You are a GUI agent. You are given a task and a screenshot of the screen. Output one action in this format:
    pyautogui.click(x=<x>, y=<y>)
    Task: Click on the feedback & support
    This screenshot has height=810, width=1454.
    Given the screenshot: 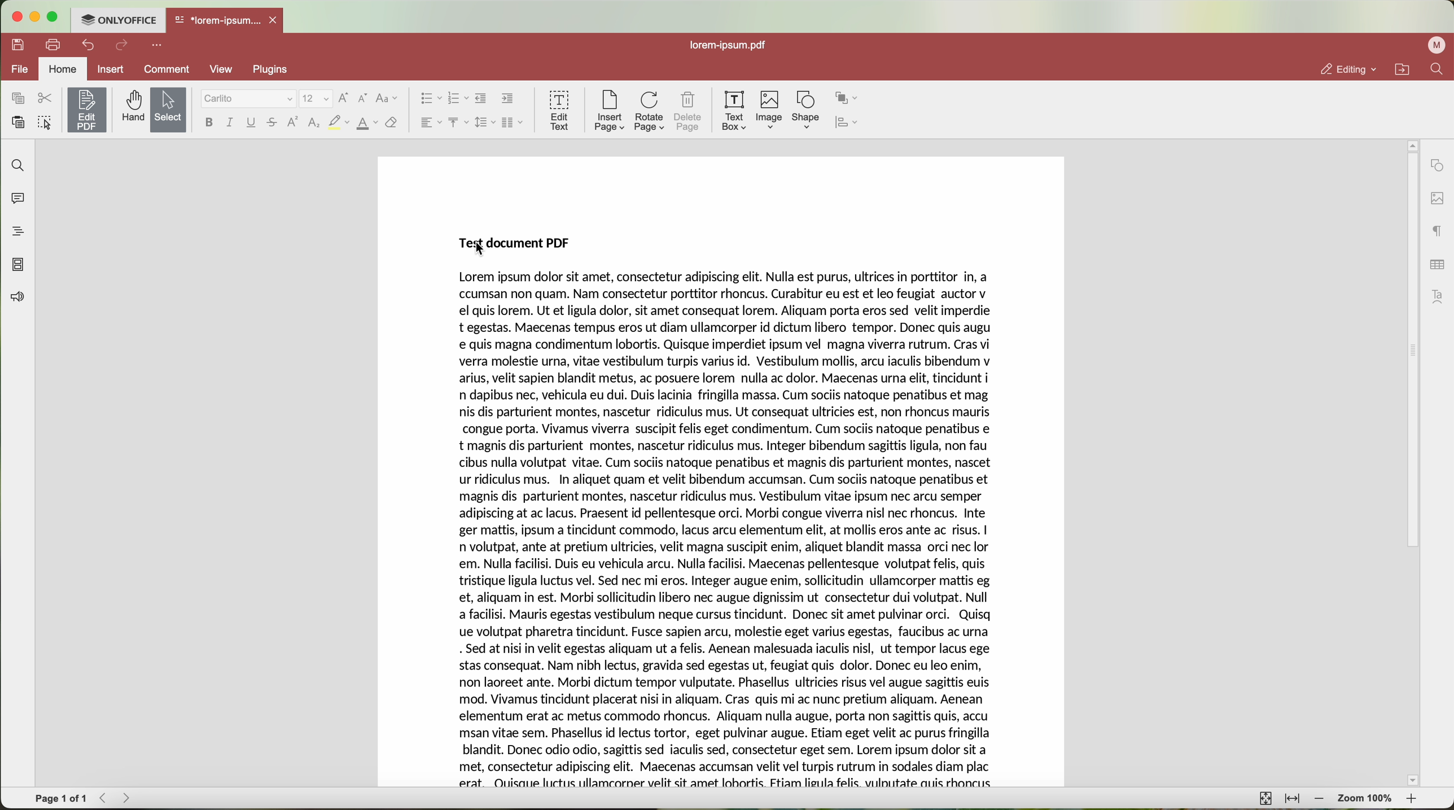 What is the action you would take?
    pyautogui.click(x=15, y=298)
    